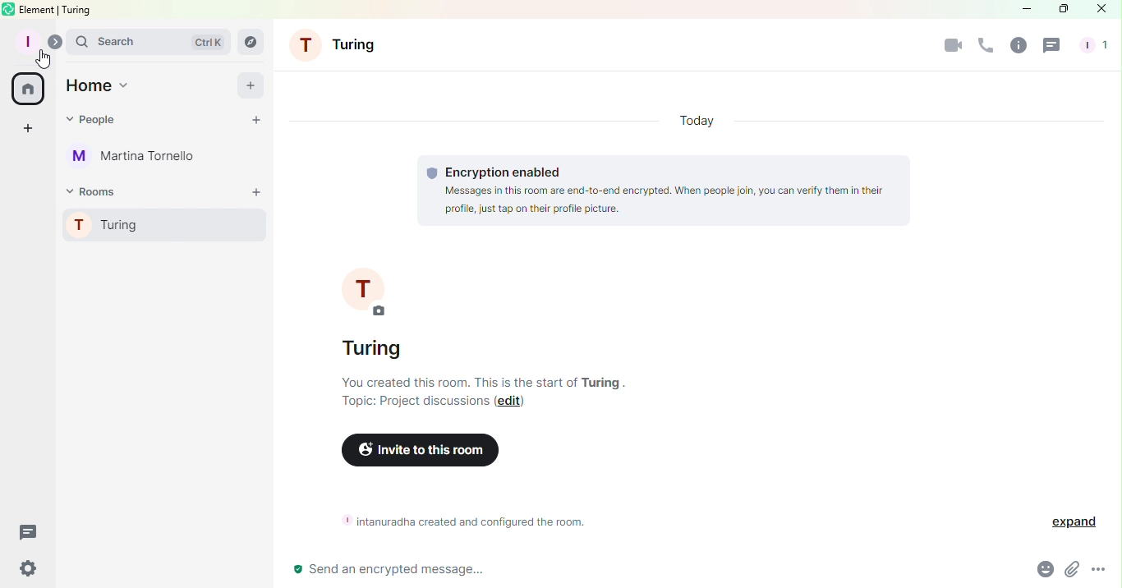  What do you see at coordinates (948, 47) in the screenshot?
I see `Video call` at bounding box center [948, 47].